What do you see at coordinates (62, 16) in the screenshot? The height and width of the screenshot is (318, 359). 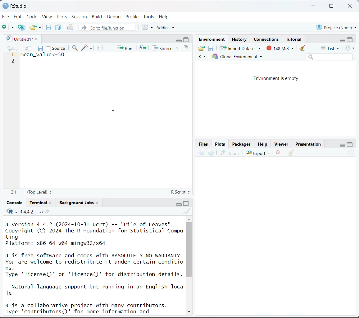 I see `Plots` at bounding box center [62, 16].